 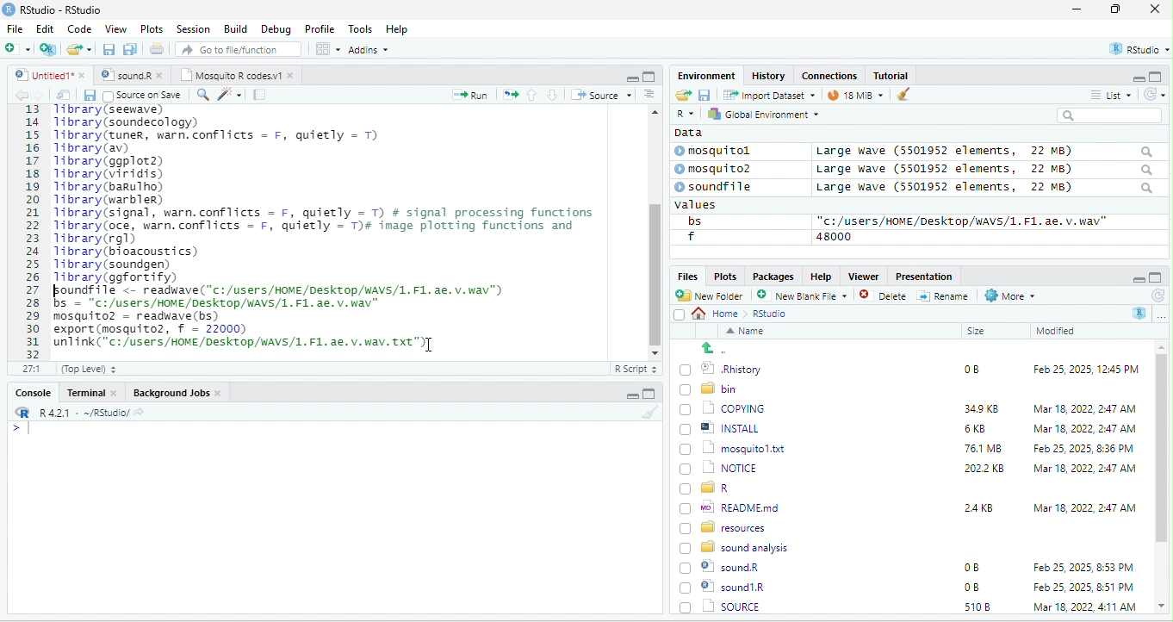 What do you see at coordinates (1157, 76) in the screenshot?
I see `maximize` at bounding box center [1157, 76].